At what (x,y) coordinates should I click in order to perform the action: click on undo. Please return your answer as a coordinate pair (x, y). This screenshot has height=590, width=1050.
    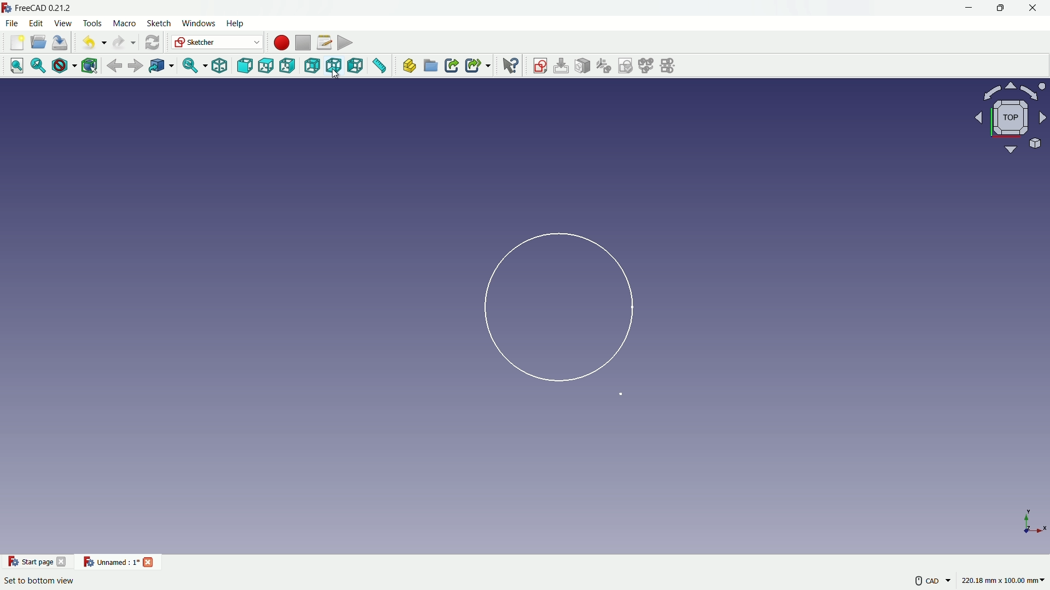
    Looking at the image, I should click on (92, 42).